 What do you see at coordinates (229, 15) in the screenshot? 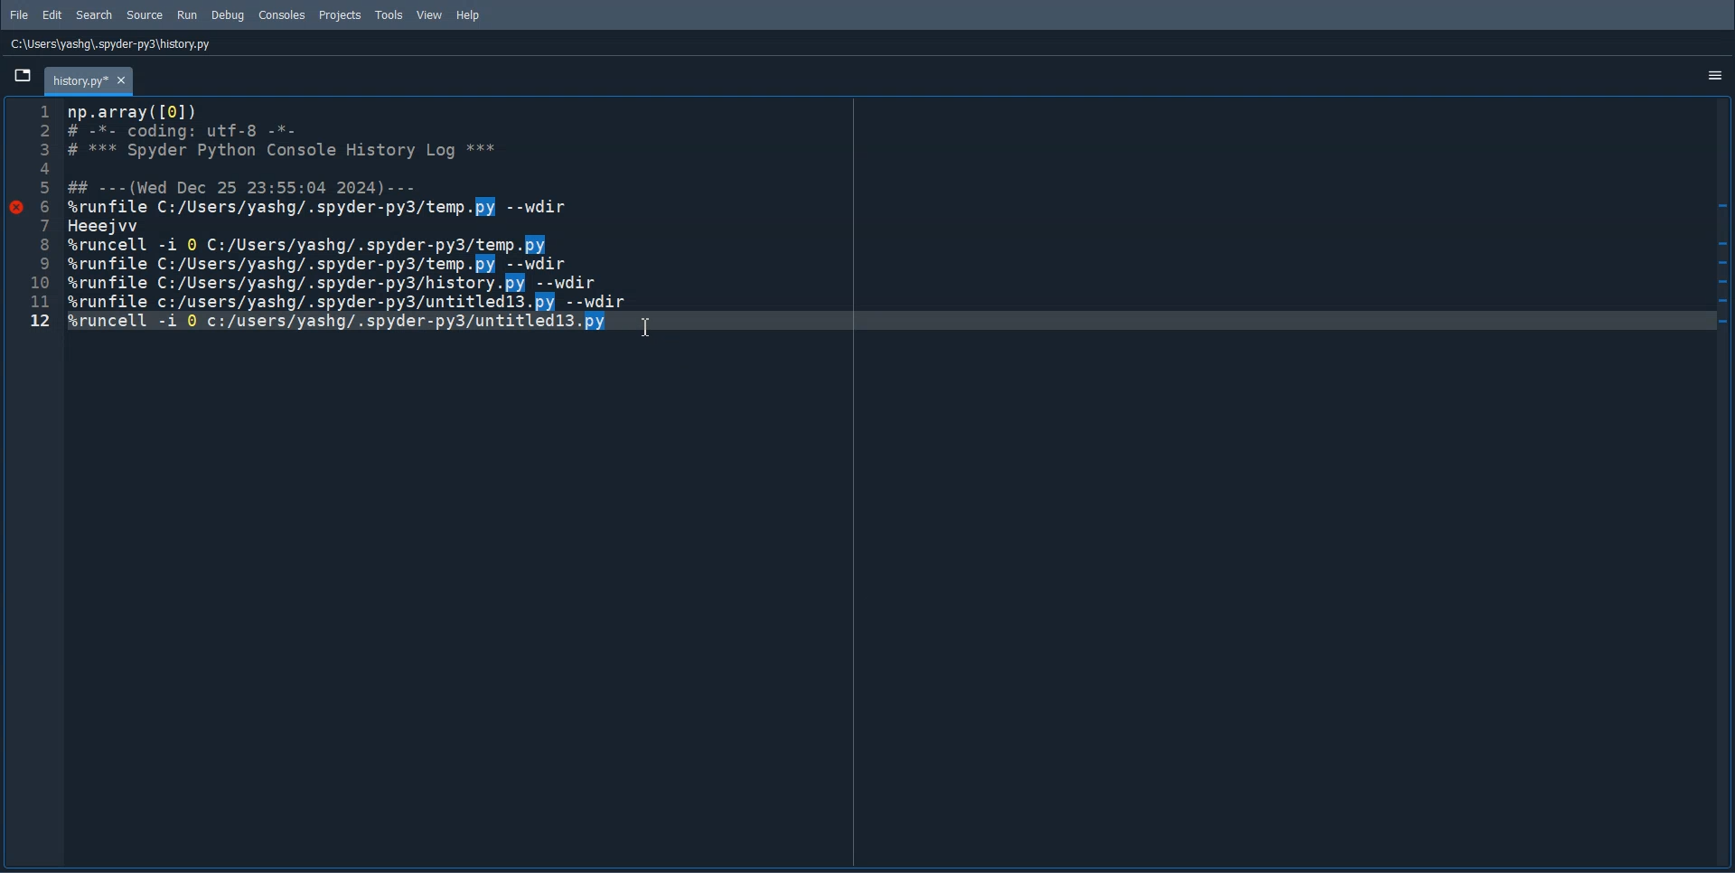
I see `Debug` at bounding box center [229, 15].